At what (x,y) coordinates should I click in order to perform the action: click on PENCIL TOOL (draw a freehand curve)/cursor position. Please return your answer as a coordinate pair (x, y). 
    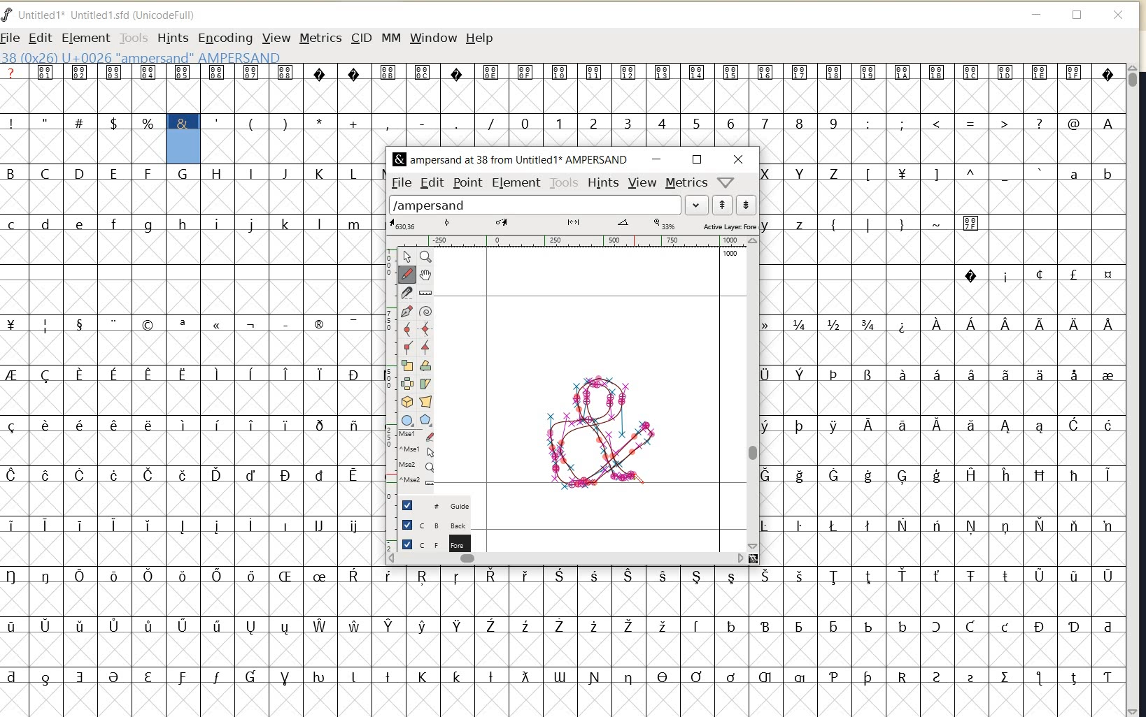
    Looking at the image, I should click on (641, 480).